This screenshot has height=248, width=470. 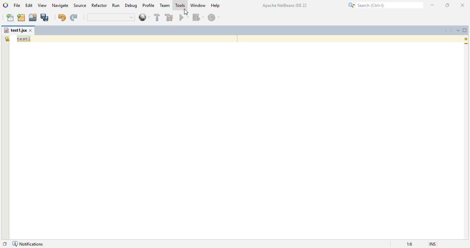 What do you see at coordinates (111, 17) in the screenshot?
I see `quick search bar` at bounding box center [111, 17].